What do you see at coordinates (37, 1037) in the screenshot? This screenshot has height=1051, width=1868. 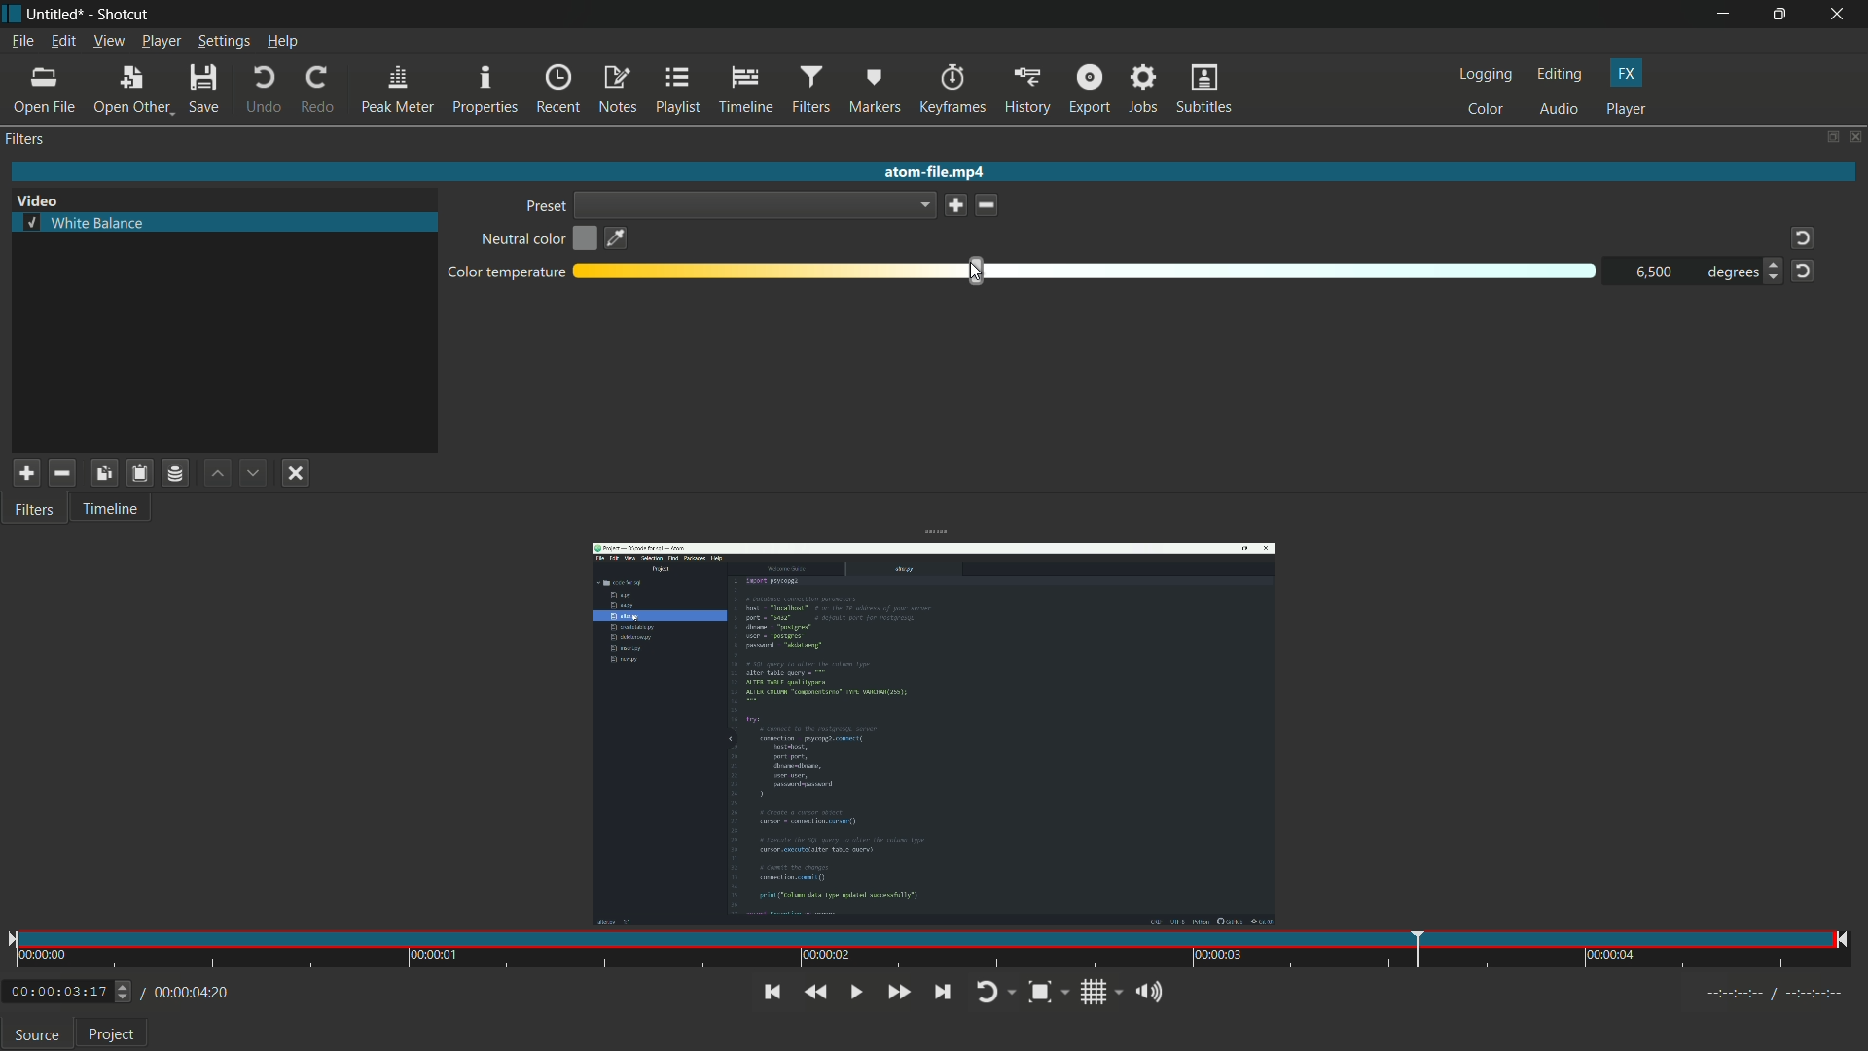 I see `source` at bounding box center [37, 1037].